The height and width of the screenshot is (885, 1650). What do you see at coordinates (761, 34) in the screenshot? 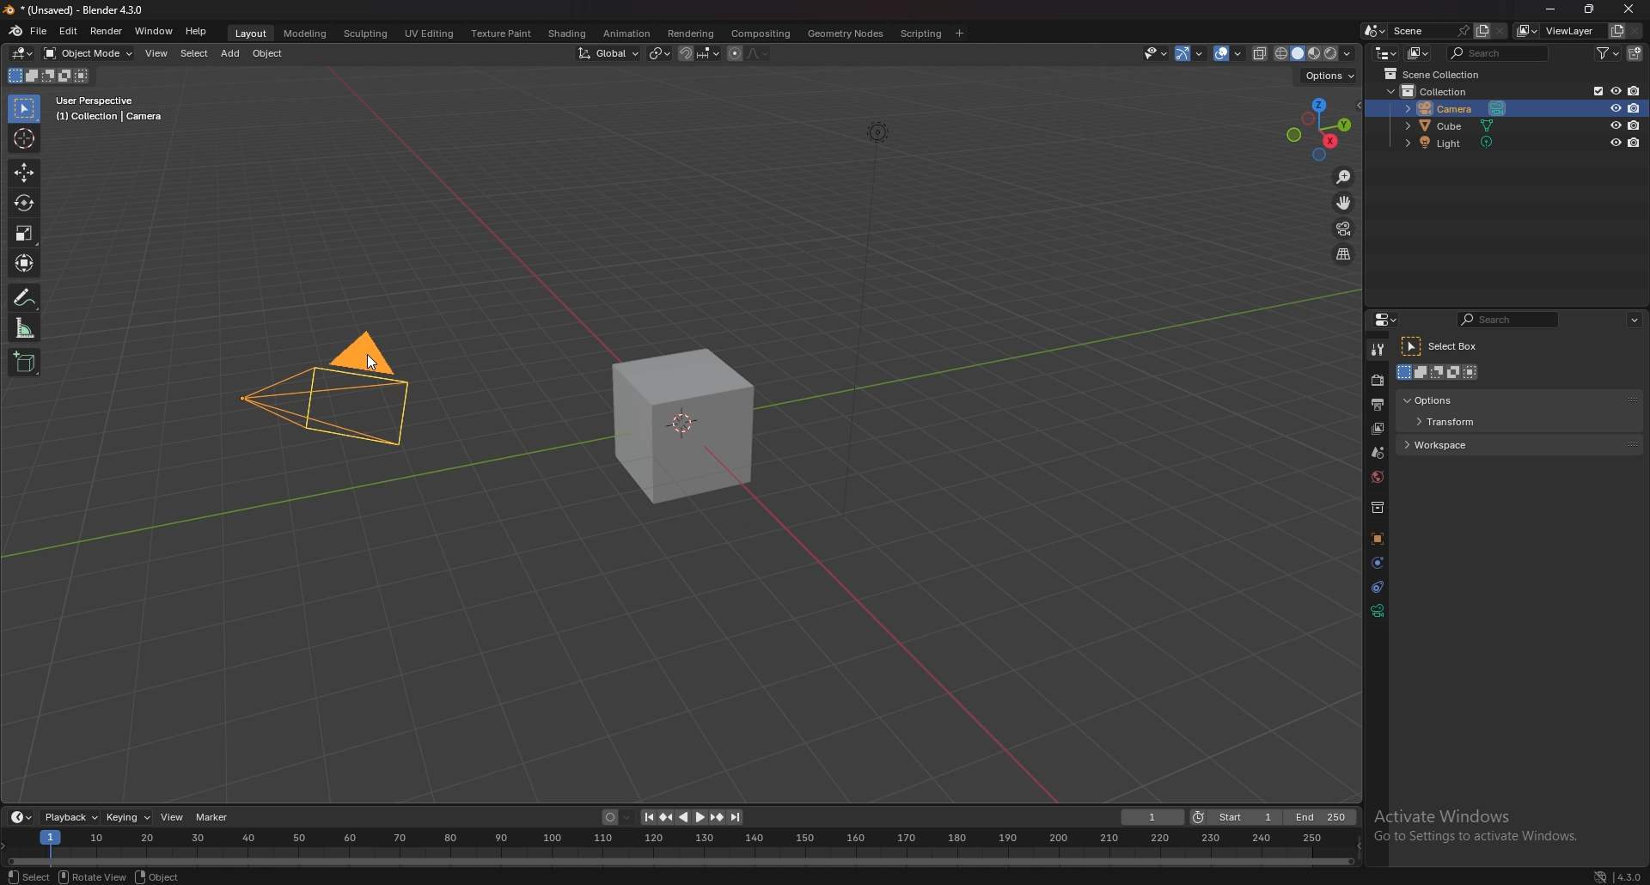
I see `compositing` at bounding box center [761, 34].